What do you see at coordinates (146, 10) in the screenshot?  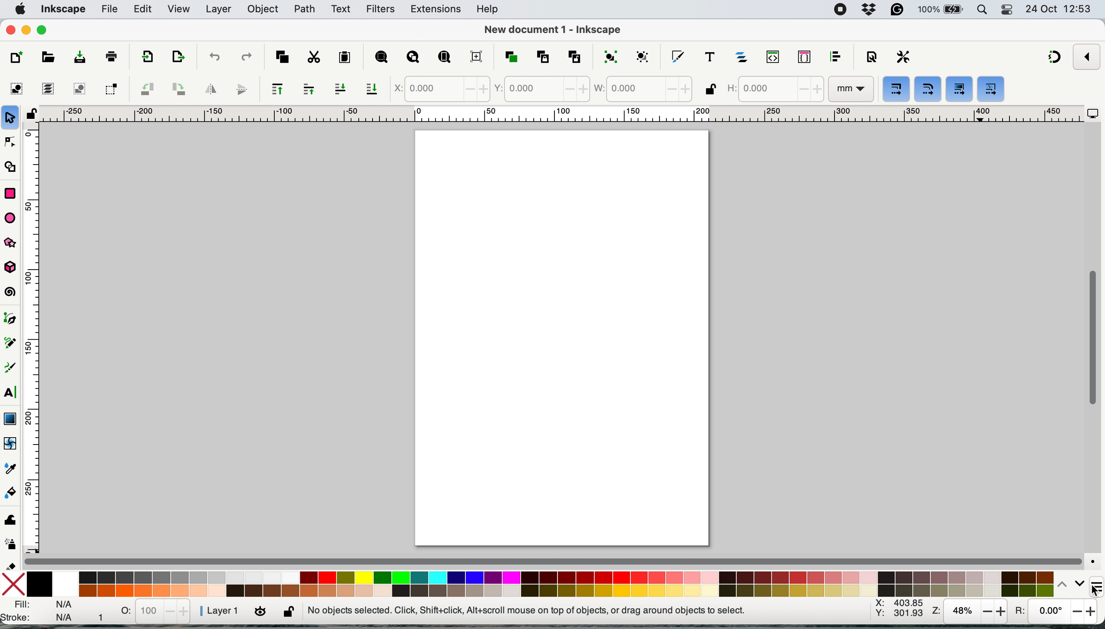 I see `edit` at bounding box center [146, 10].